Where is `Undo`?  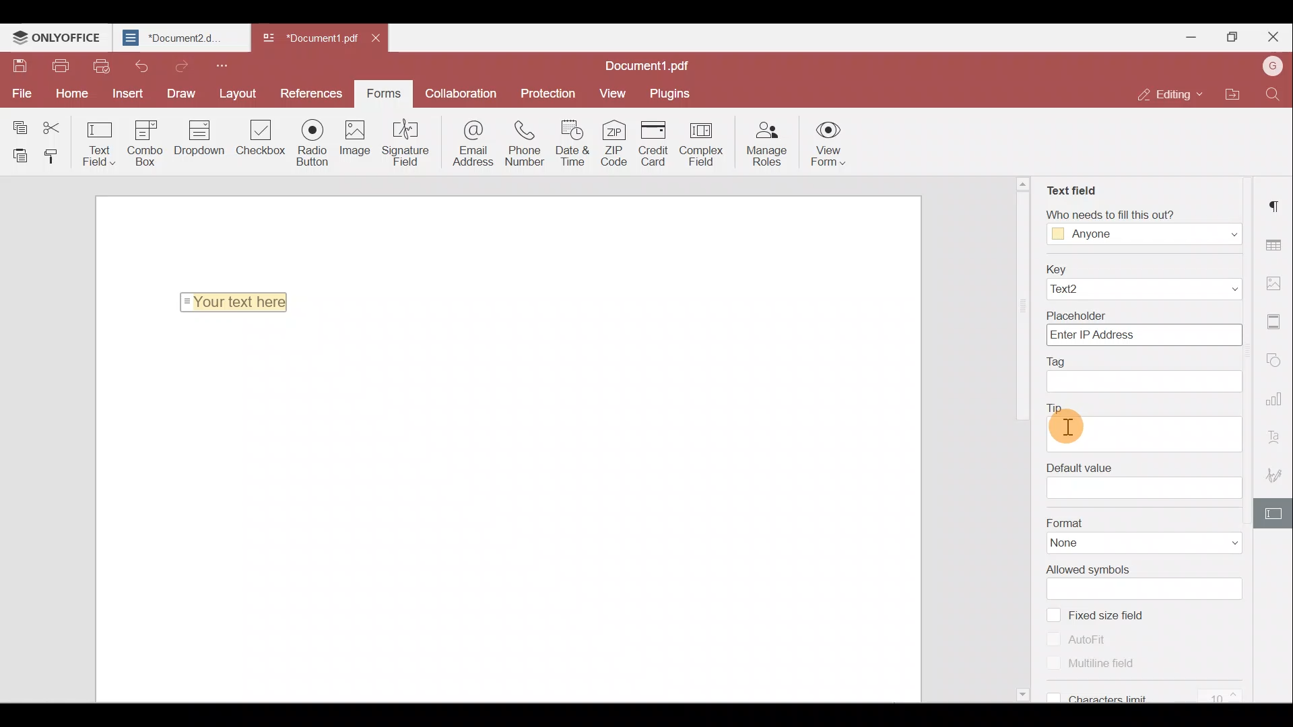
Undo is located at coordinates (141, 65).